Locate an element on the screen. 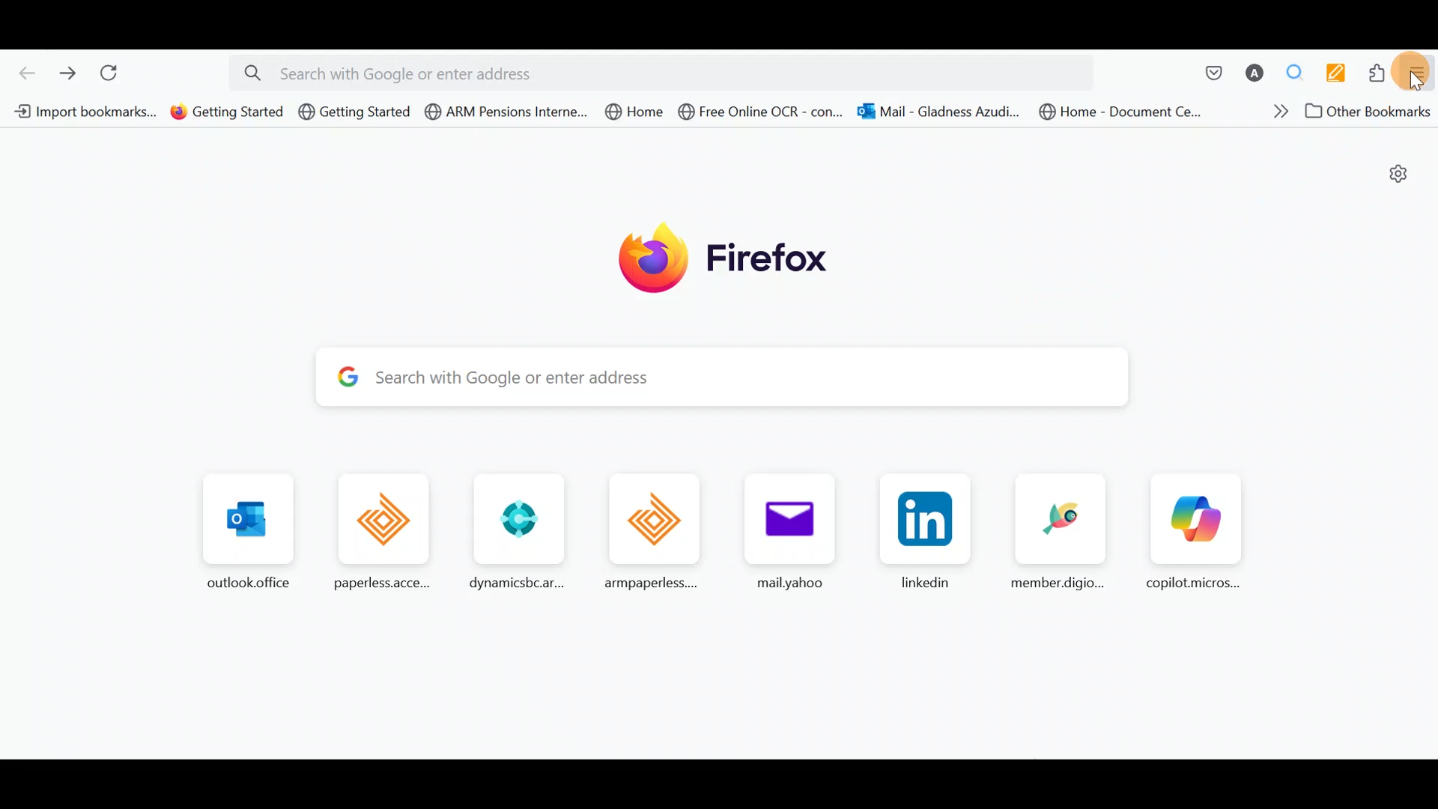  Go back one page is located at coordinates (23, 71).